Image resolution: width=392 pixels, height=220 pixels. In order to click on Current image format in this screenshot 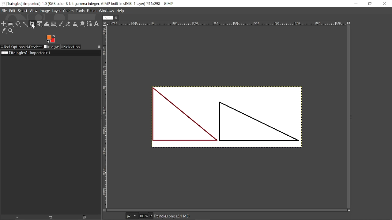, I will do `click(131, 216)`.